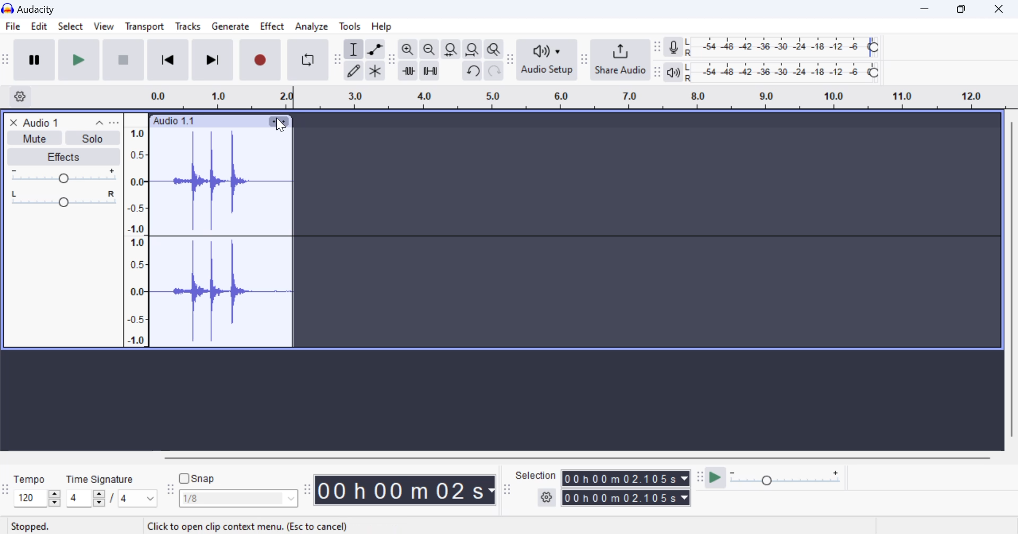 Image resolution: width=1018 pixels, height=534 pixels. Describe the element at coordinates (188, 29) in the screenshot. I see `Tracks` at that location.